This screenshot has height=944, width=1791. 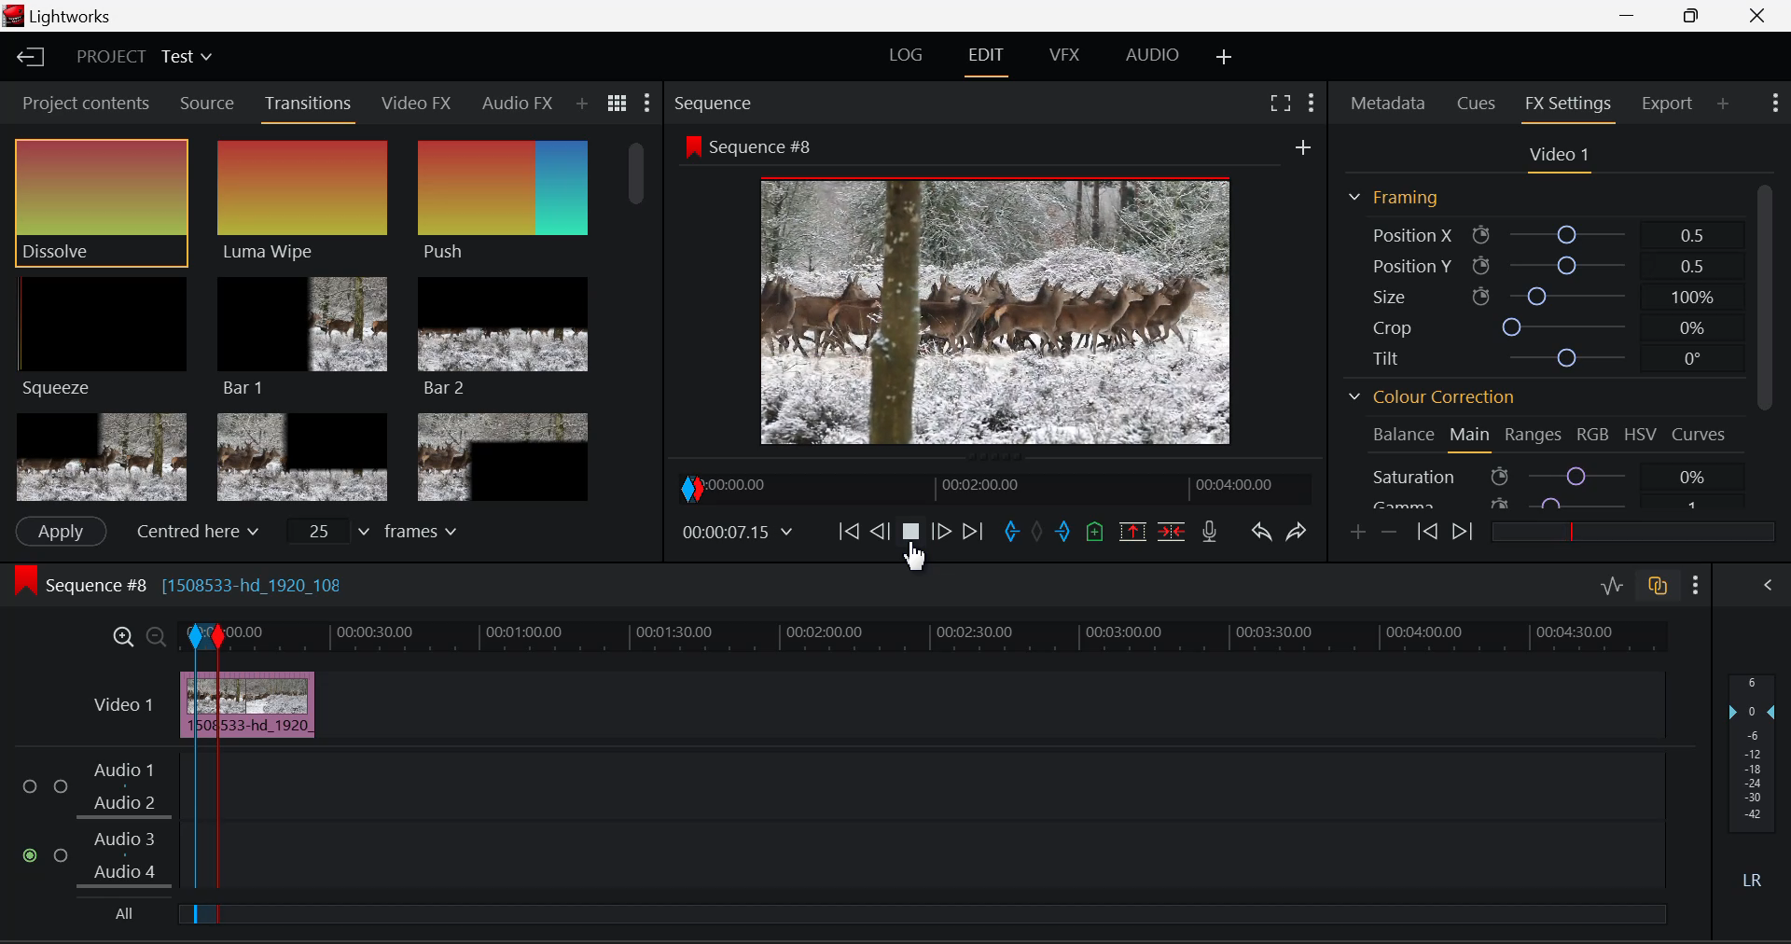 What do you see at coordinates (1388, 104) in the screenshot?
I see `Metadata` at bounding box center [1388, 104].